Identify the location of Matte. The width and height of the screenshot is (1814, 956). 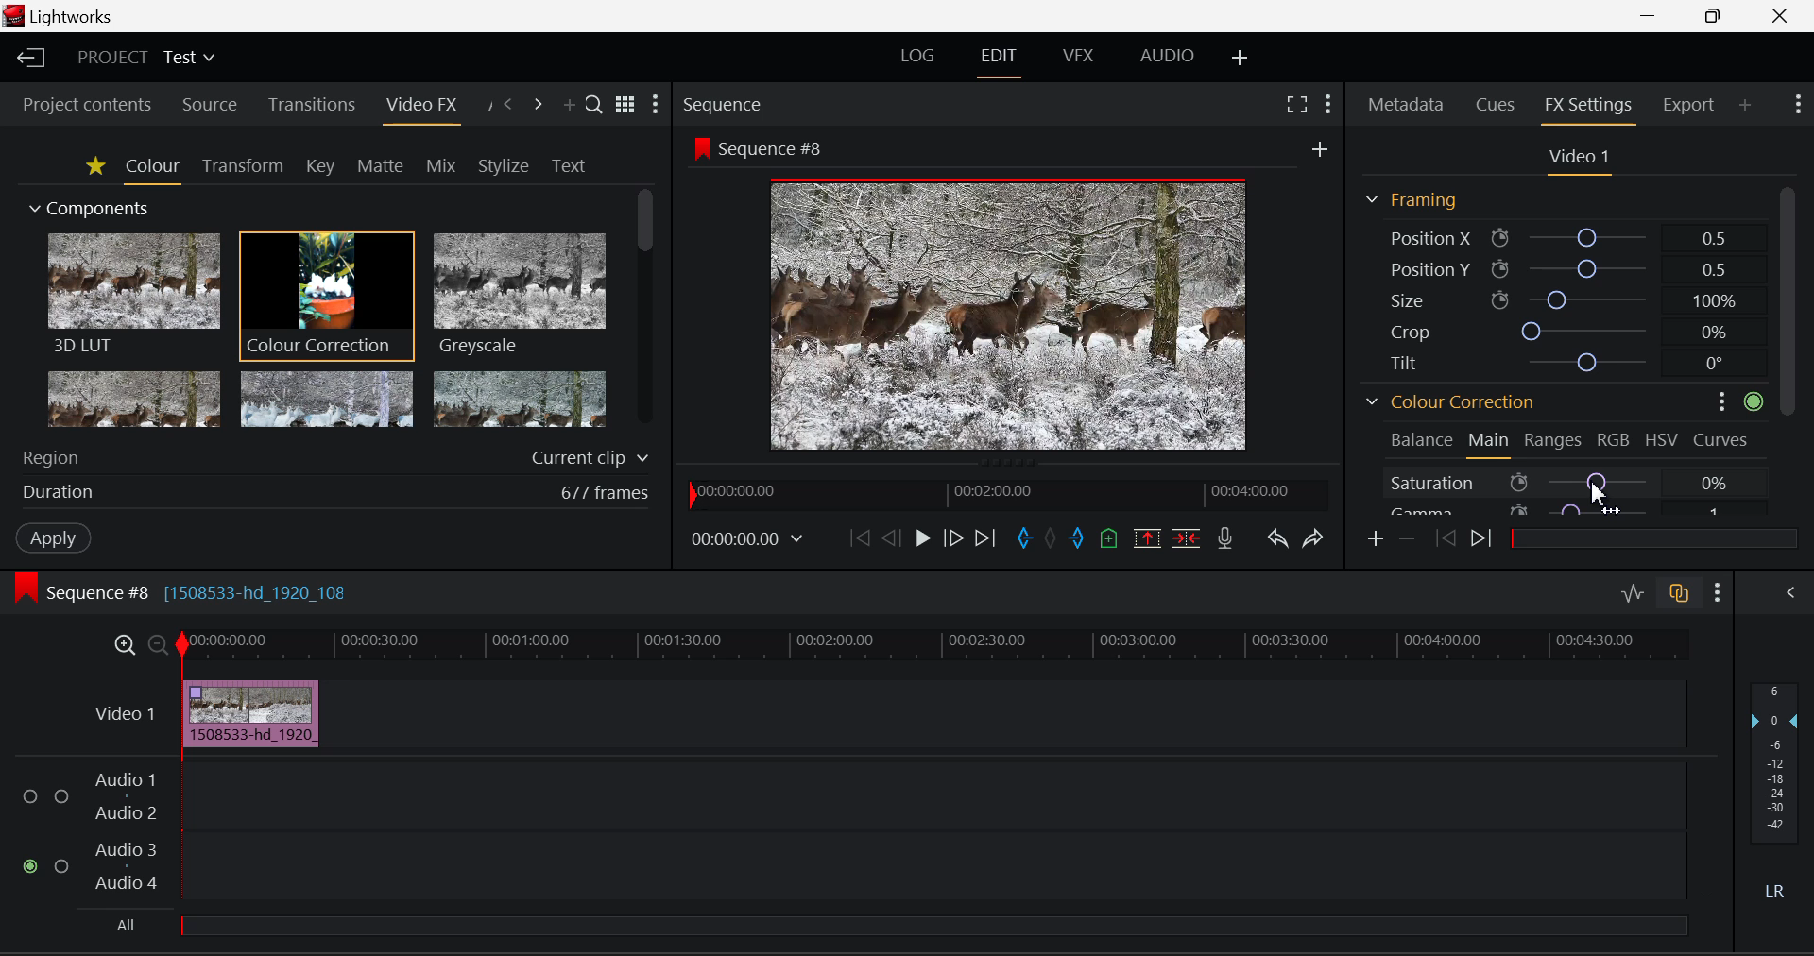
(381, 166).